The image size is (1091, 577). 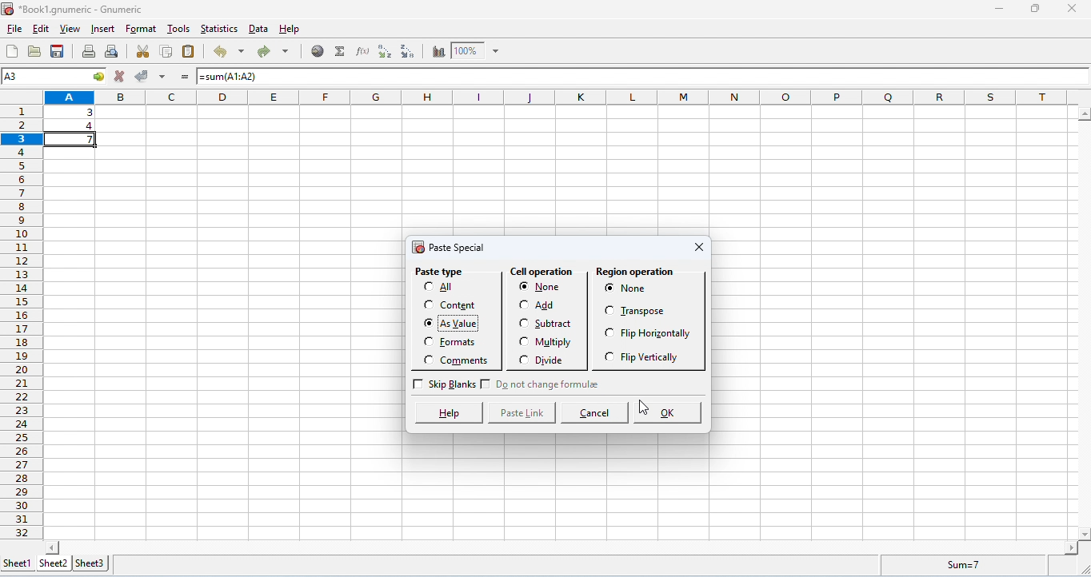 What do you see at coordinates (645, 313) in the screenshot?
I see `transpose` at bounding box center [645, 313].